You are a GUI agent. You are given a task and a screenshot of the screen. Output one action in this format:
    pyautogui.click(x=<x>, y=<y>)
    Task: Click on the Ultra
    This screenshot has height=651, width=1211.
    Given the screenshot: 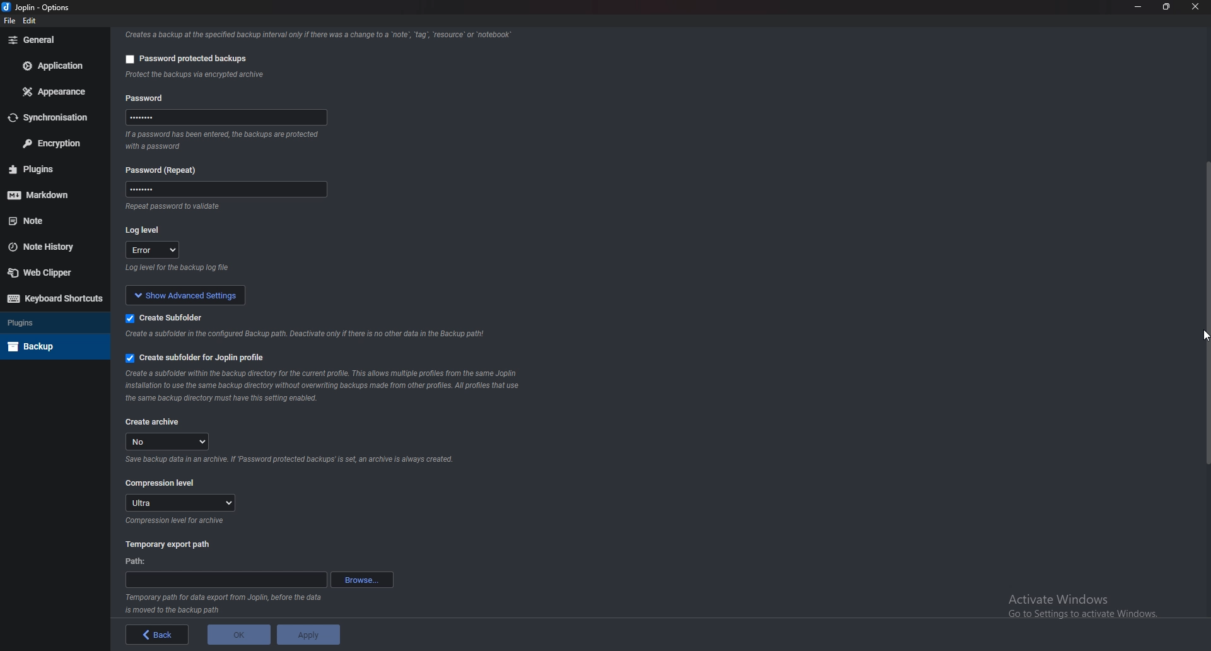 What is the action you would take?
    pyautogui.click(x=181, y=503)
    